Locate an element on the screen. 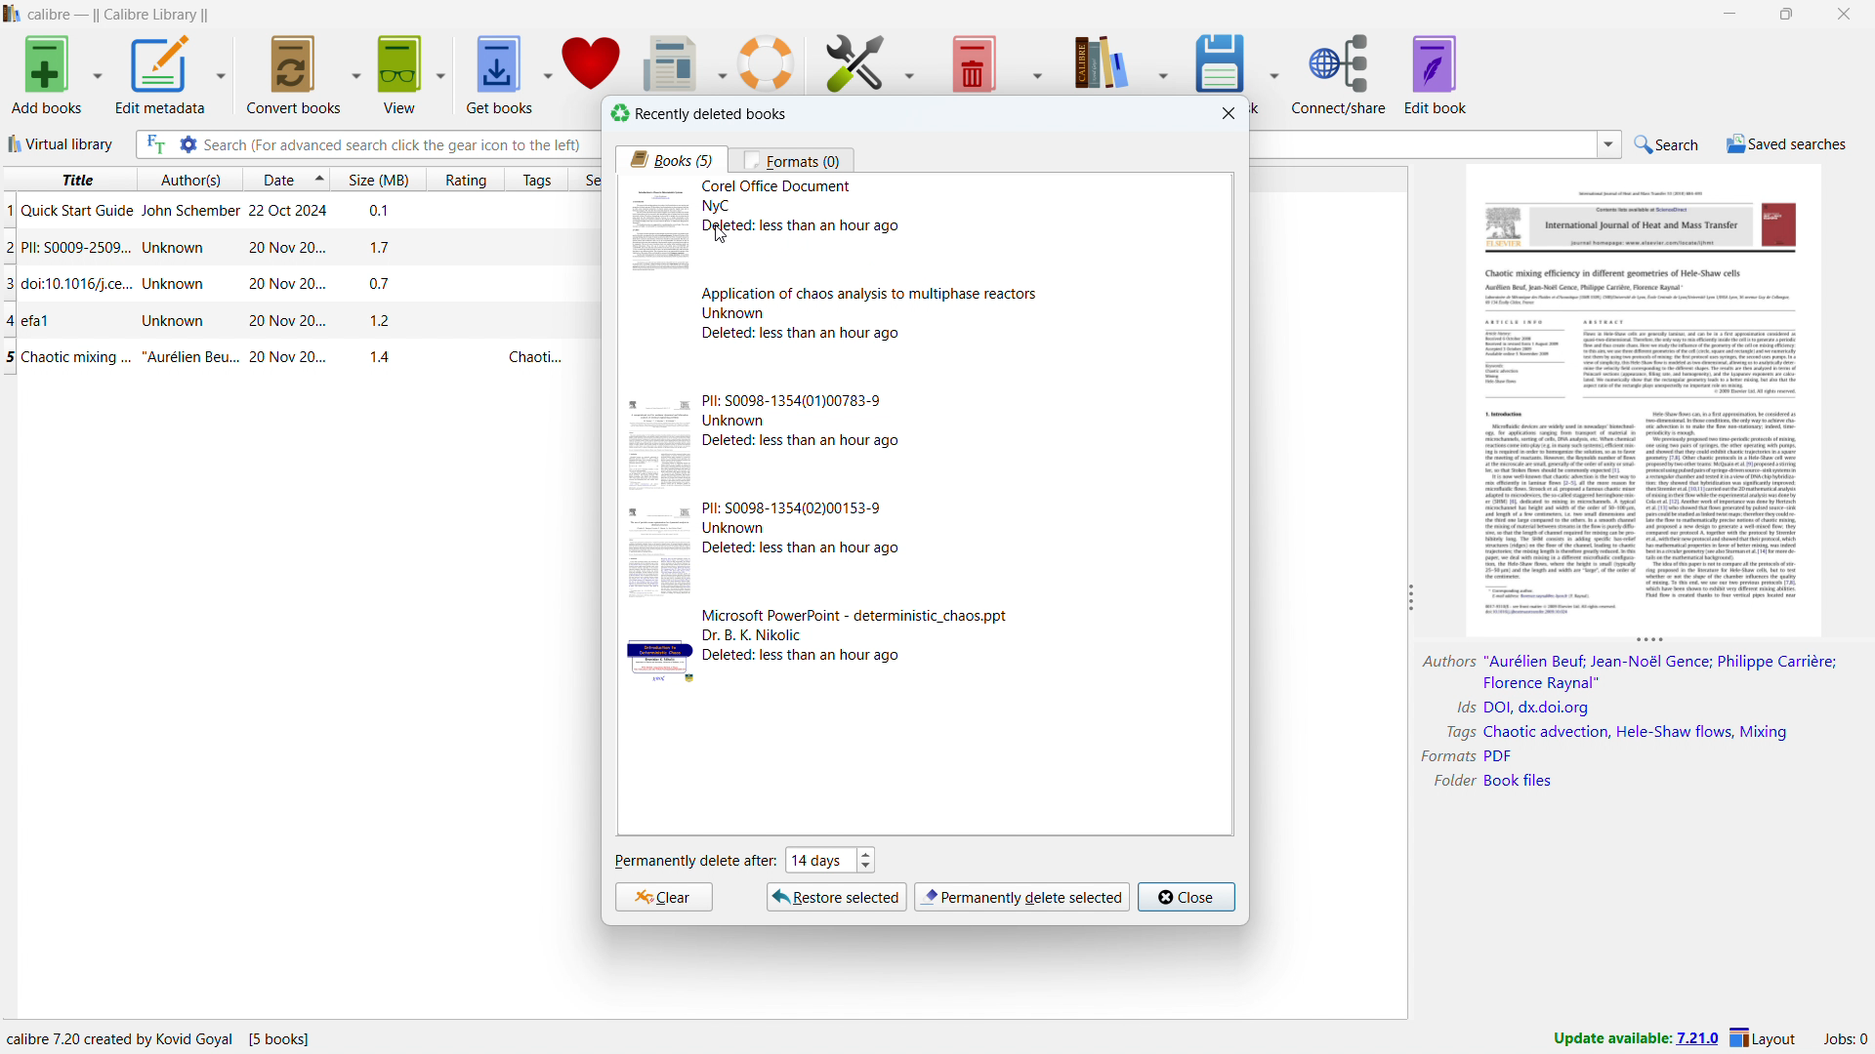  permanently delete selection is located at coordinates (1021, 898).